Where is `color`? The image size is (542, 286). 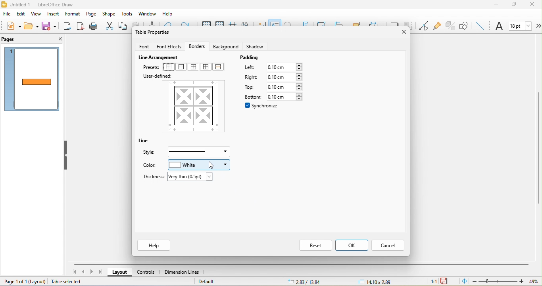 color is located at coordinates (150, 166).